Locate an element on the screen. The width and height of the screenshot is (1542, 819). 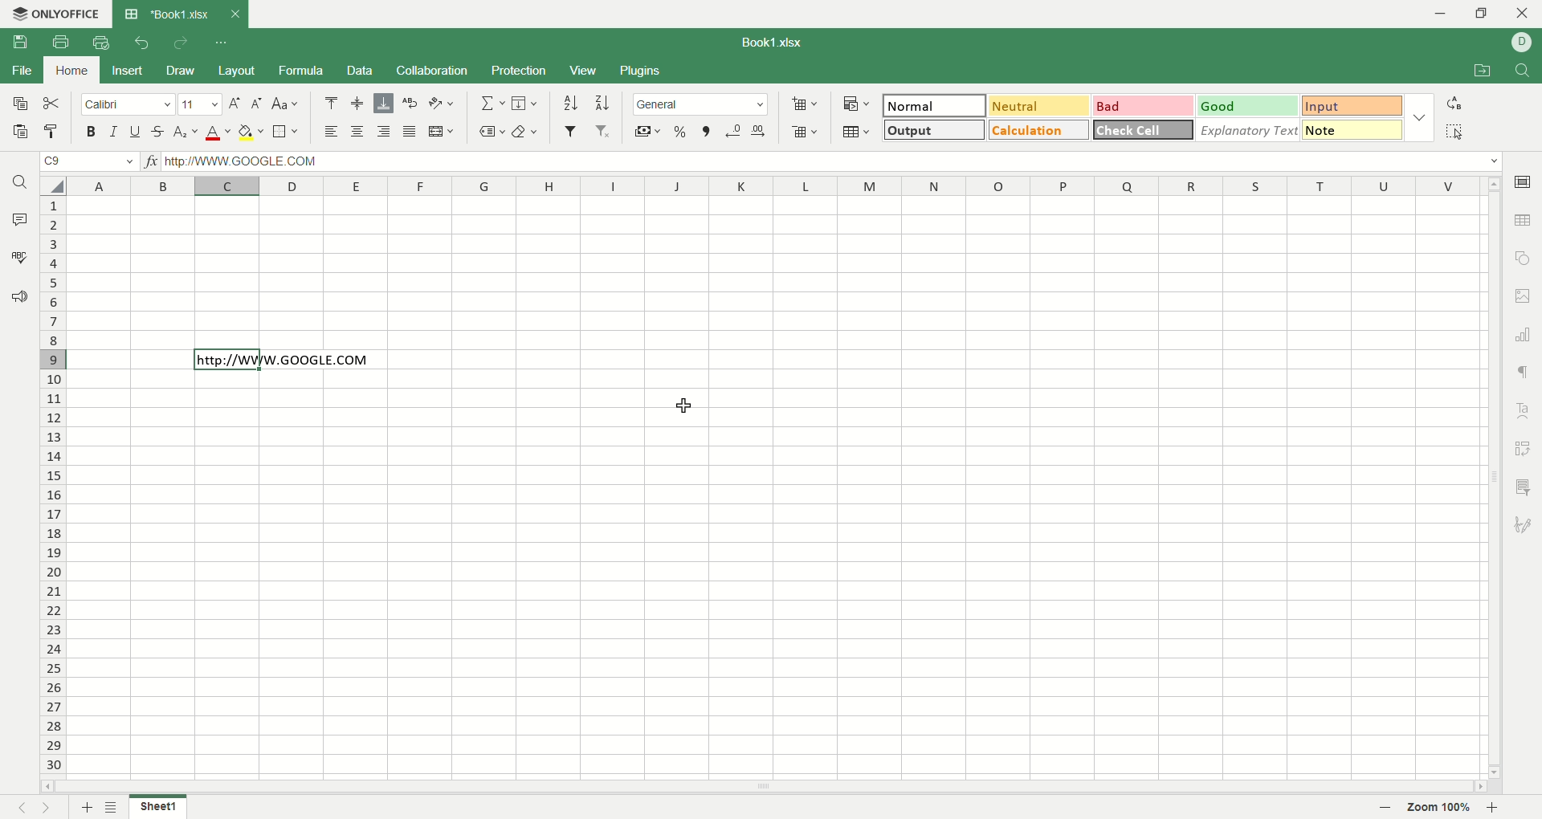
draw is located at coordinates (181, 71).